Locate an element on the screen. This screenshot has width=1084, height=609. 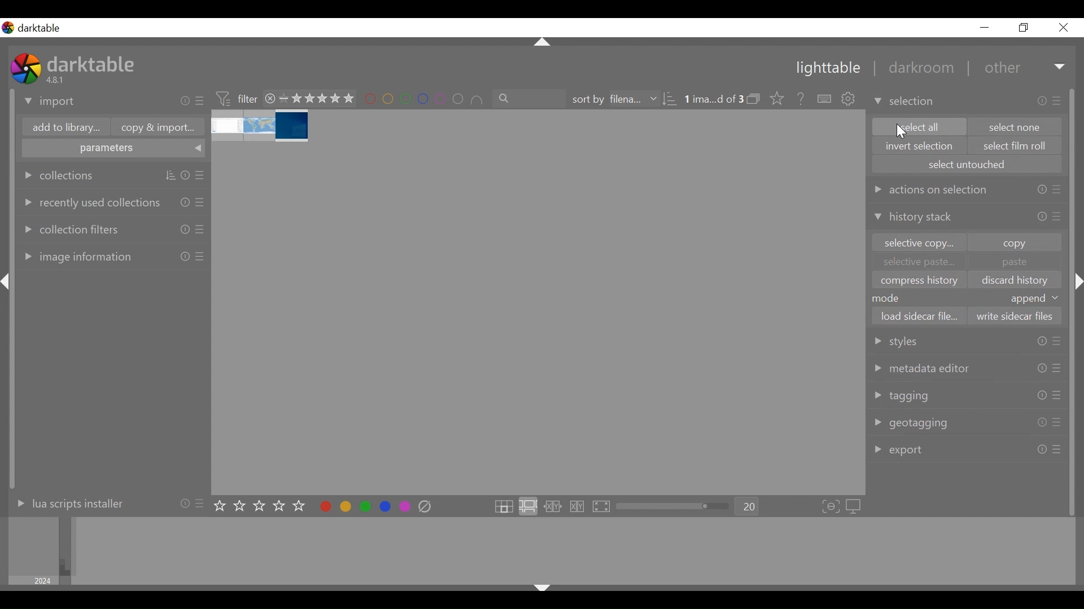
zoom is located at coordinates (673, 506).